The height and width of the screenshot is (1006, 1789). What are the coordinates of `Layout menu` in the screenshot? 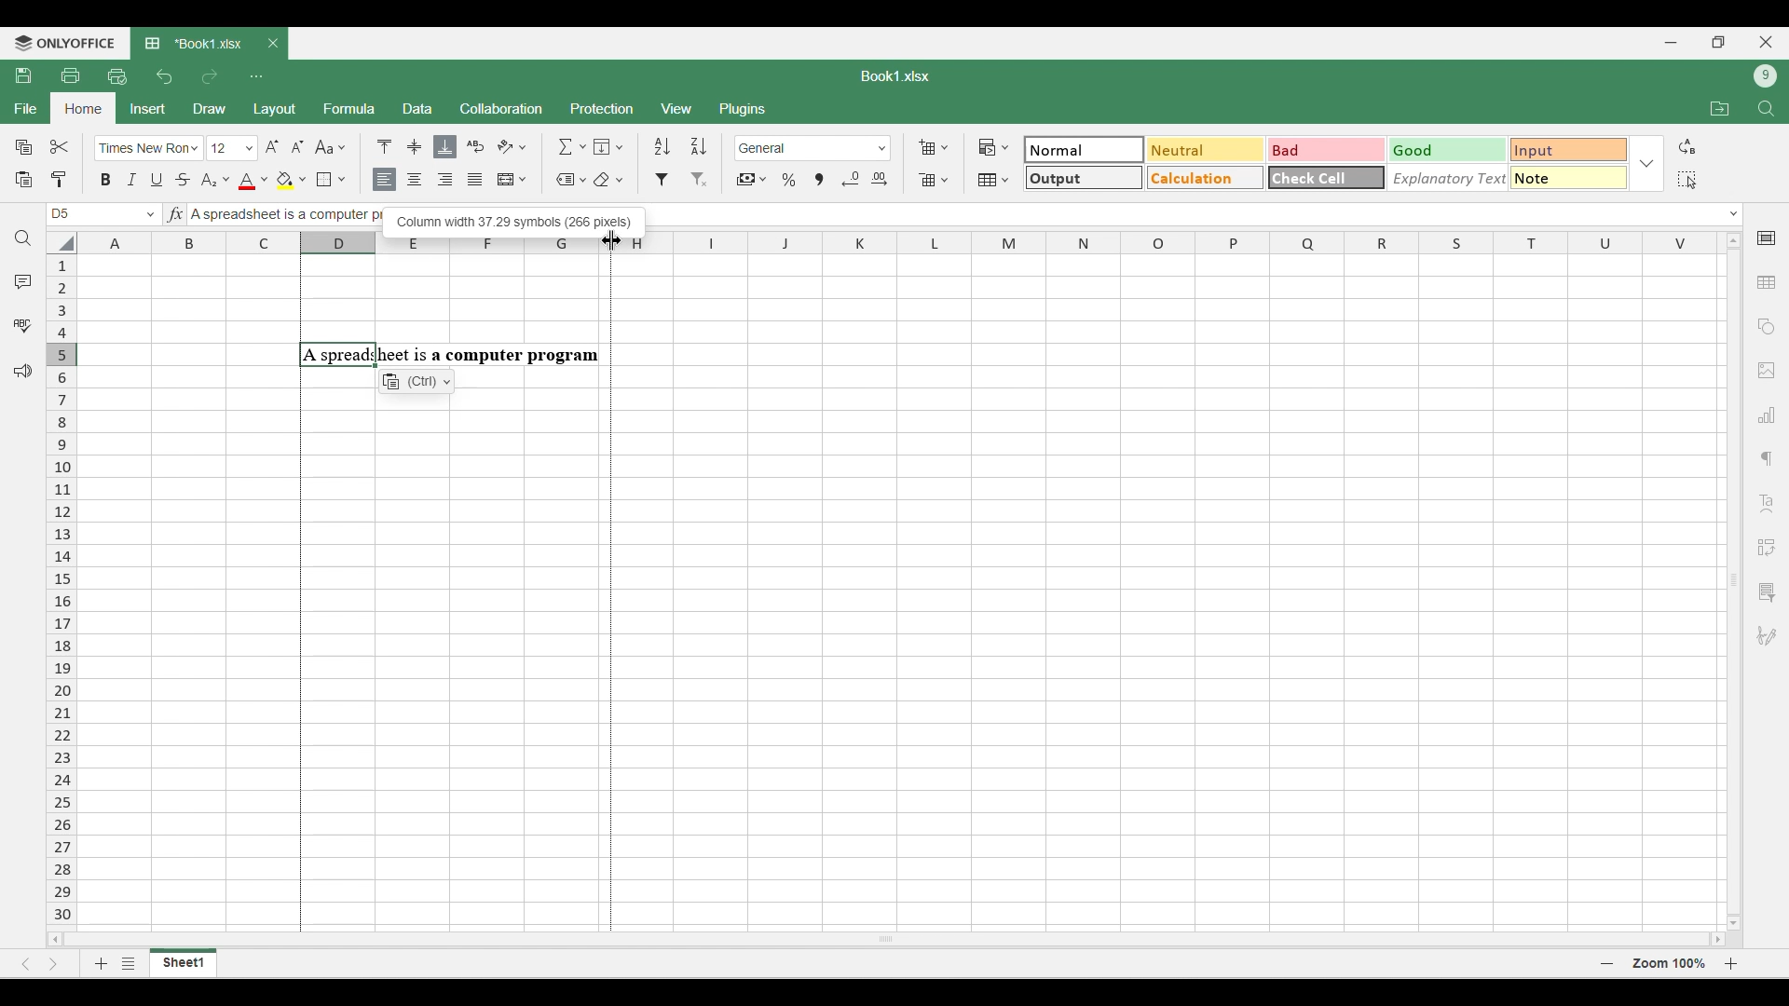 It's located at (276, 110).